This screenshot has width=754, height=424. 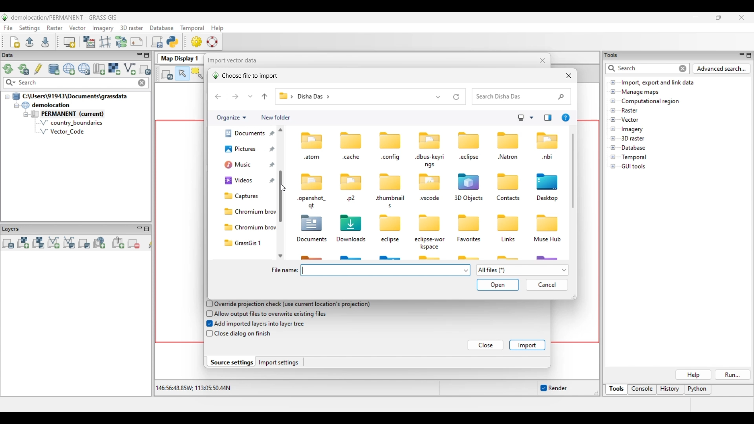 What do you see at coordinates (741, 55) in the screenshot?
I see `Minimize Tools panel` at bounding box center [741, 55].